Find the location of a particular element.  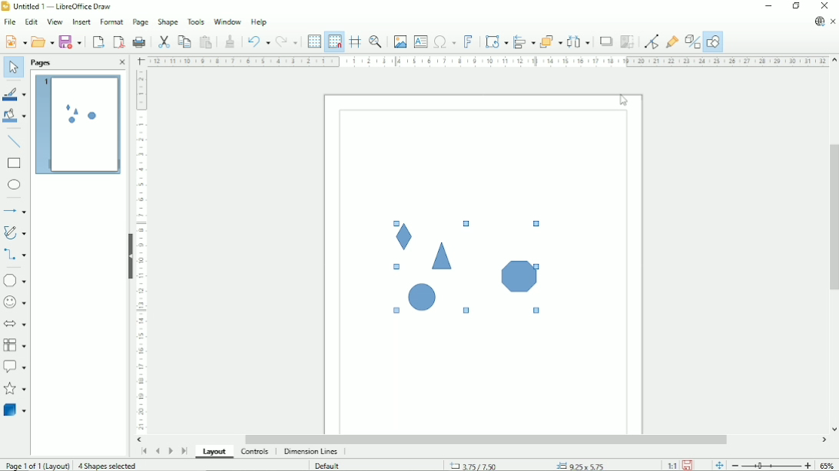

Fit page to the current window is located at coordinates (718, 464).